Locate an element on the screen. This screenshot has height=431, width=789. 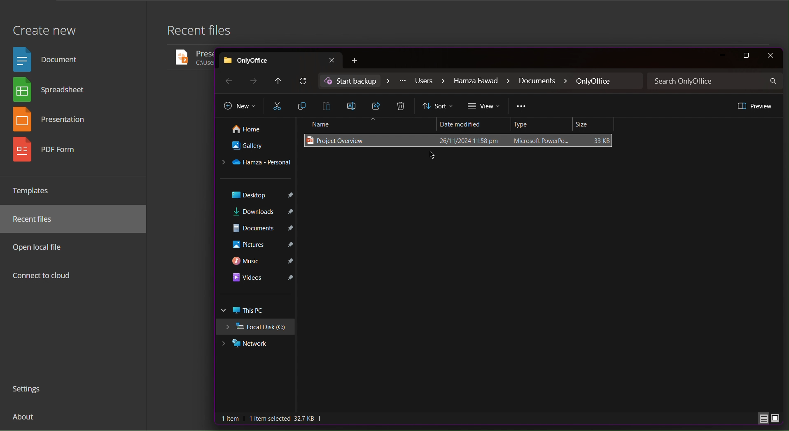
Settings is located at coordinates (30, 390).